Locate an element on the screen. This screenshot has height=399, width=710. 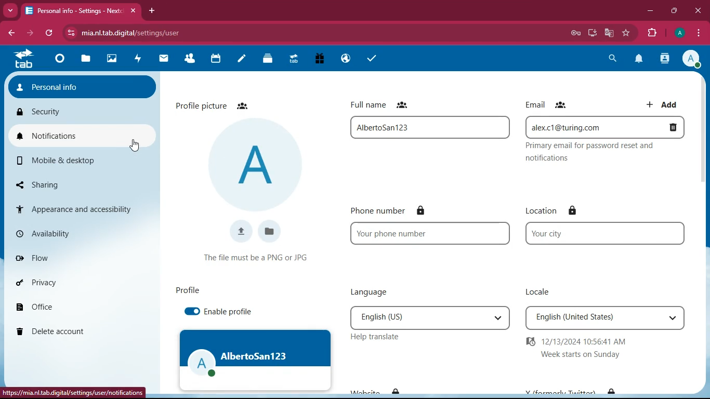
add tab is located at coordinates (152, 10).